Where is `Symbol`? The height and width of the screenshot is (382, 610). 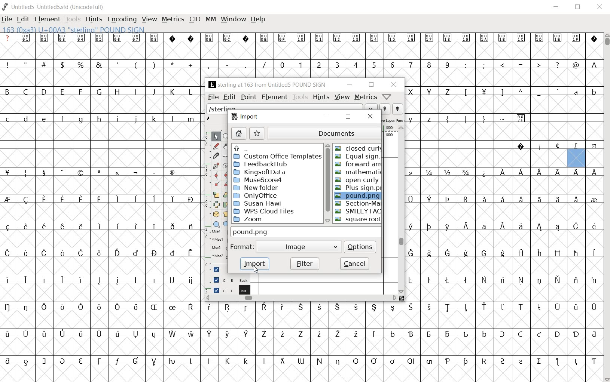 Symbol is located at coordinates (117, 362).